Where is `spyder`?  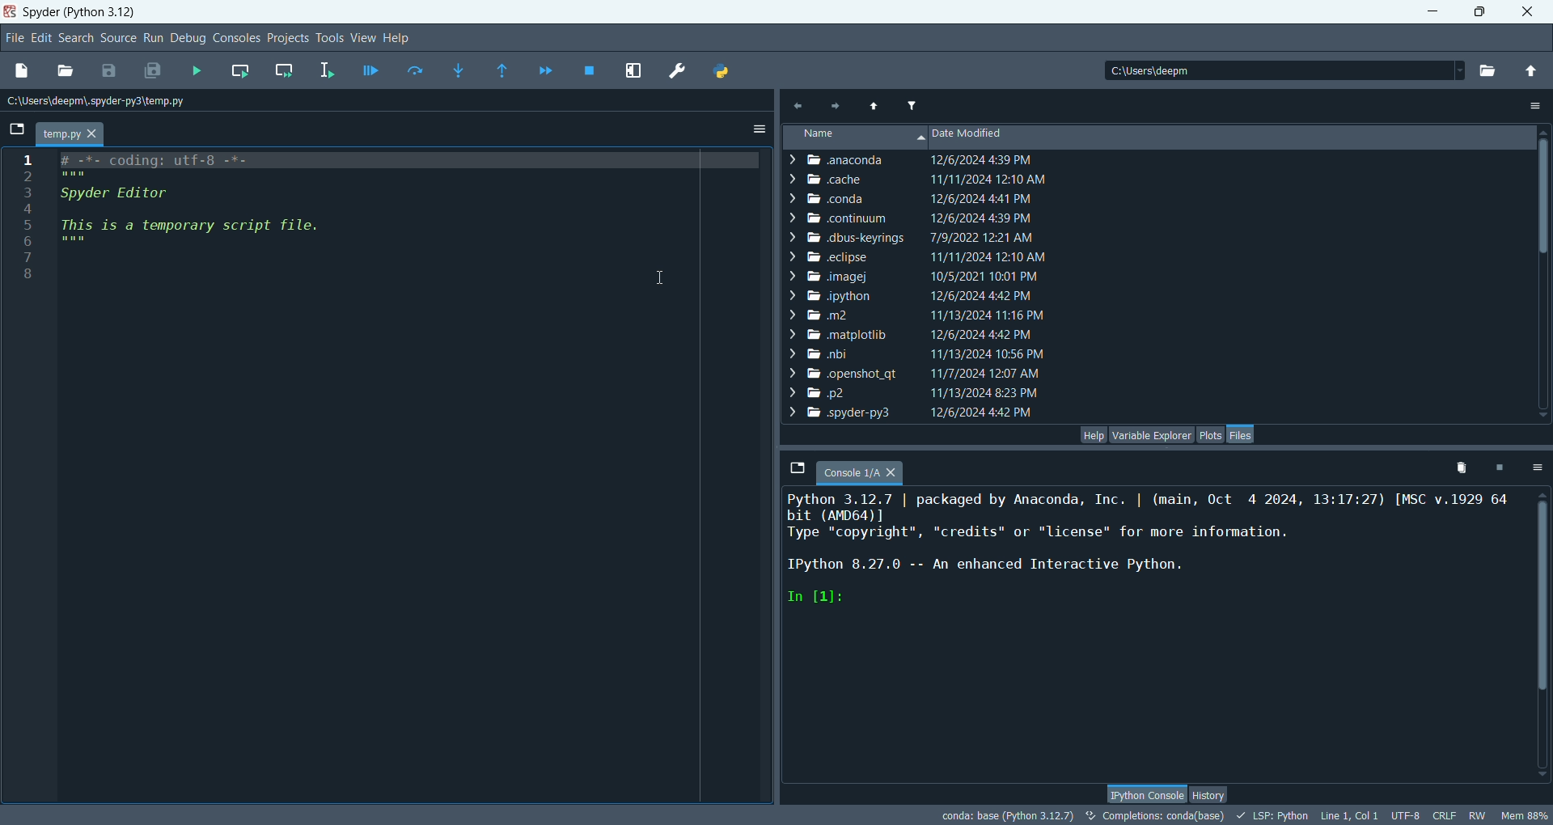 spyder is located at coordinates (81, 12).